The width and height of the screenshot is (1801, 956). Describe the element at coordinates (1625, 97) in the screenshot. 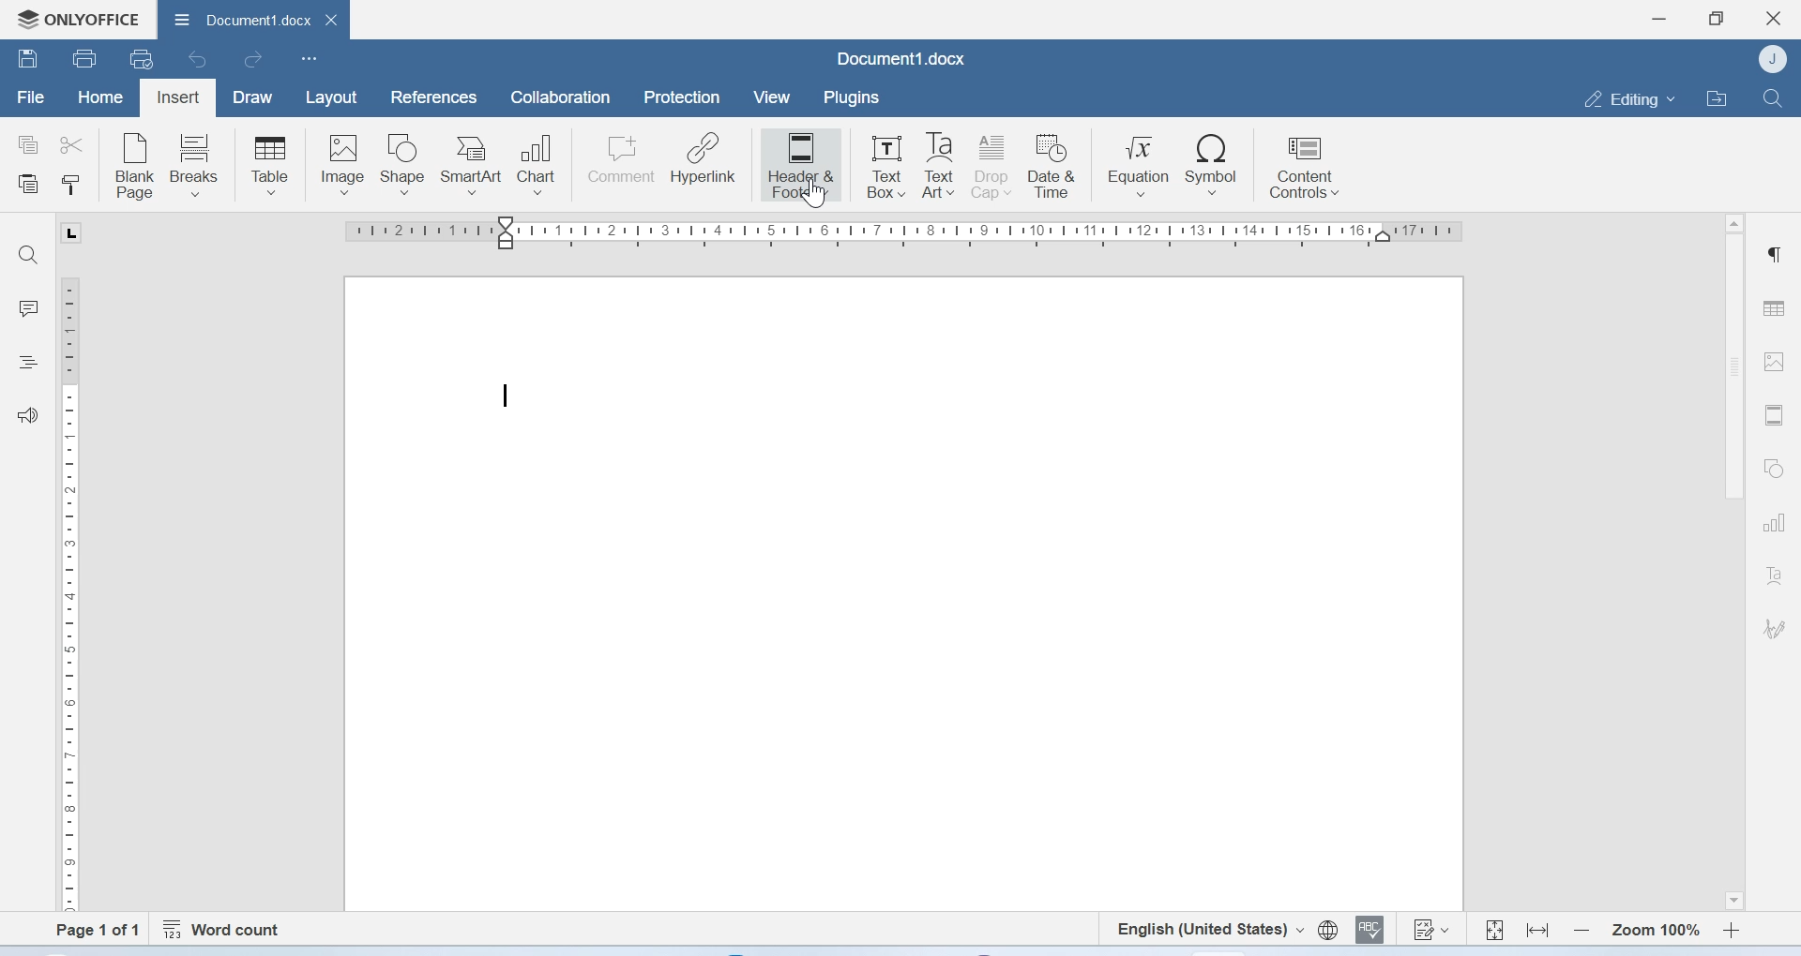

I see `Editing` at that location.